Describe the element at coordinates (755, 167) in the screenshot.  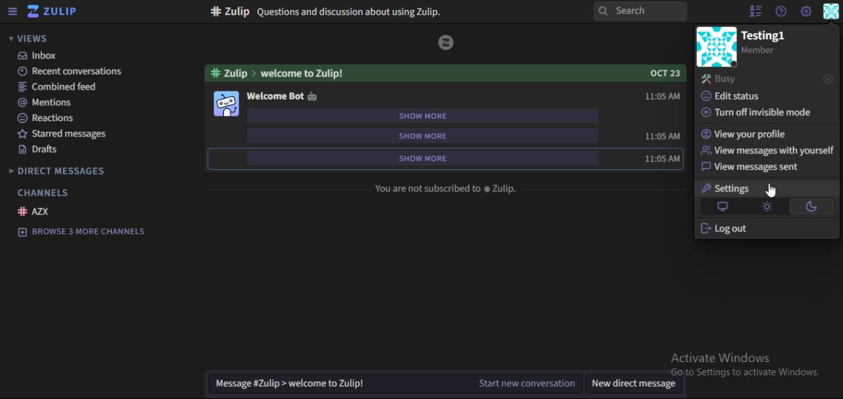
I see `view messages sent` at that location.